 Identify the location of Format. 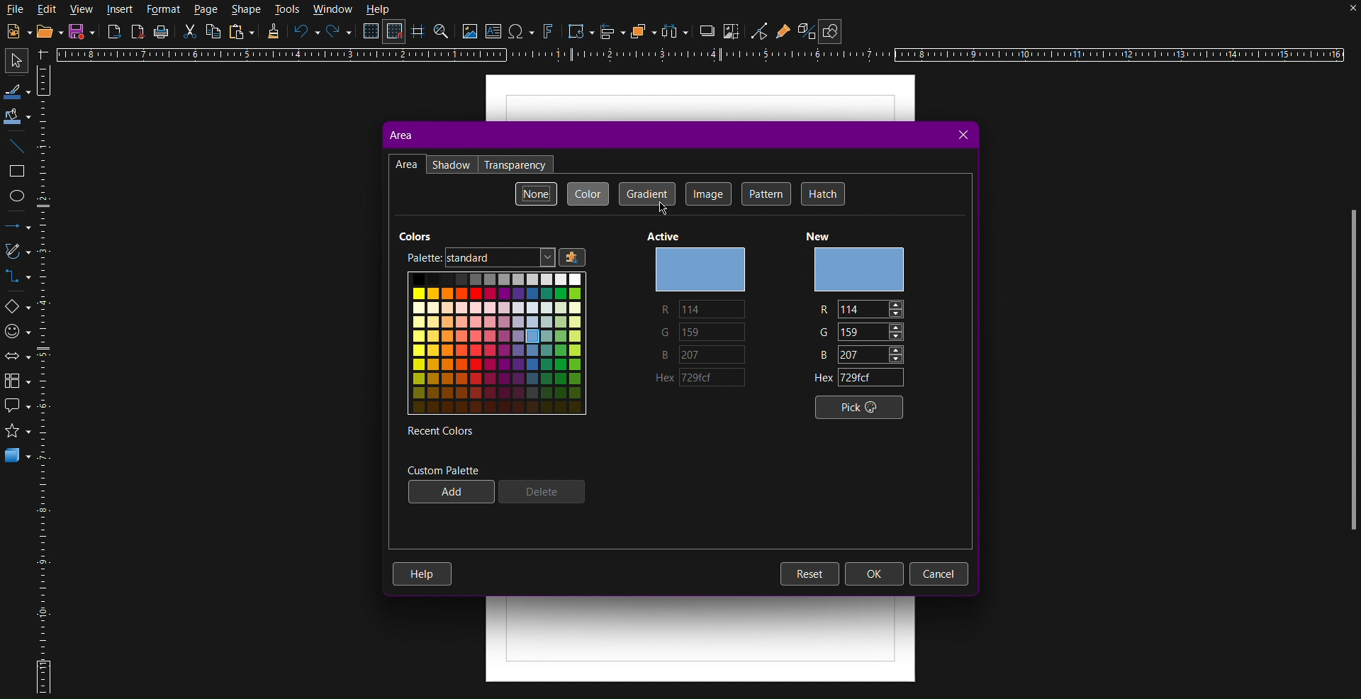
(163, 10).